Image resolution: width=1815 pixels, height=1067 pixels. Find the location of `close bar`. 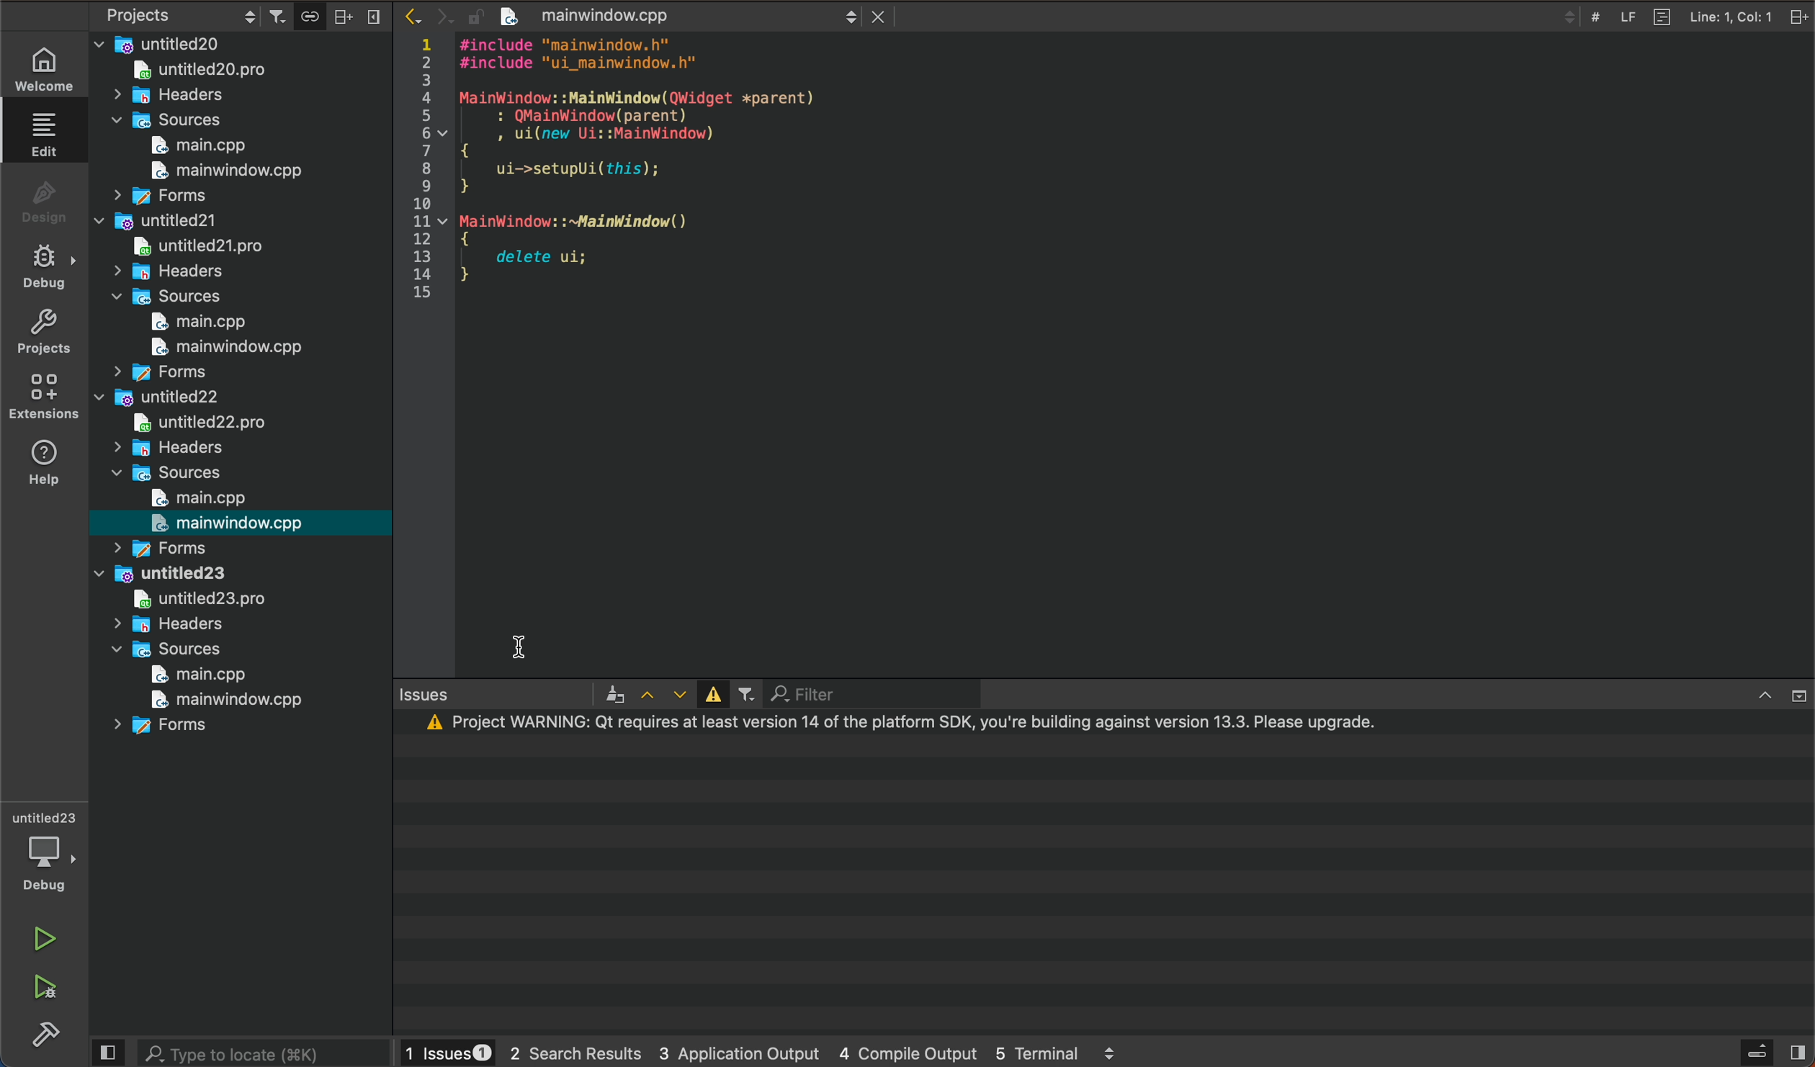

close bar is located at coordinates (1769, 693).